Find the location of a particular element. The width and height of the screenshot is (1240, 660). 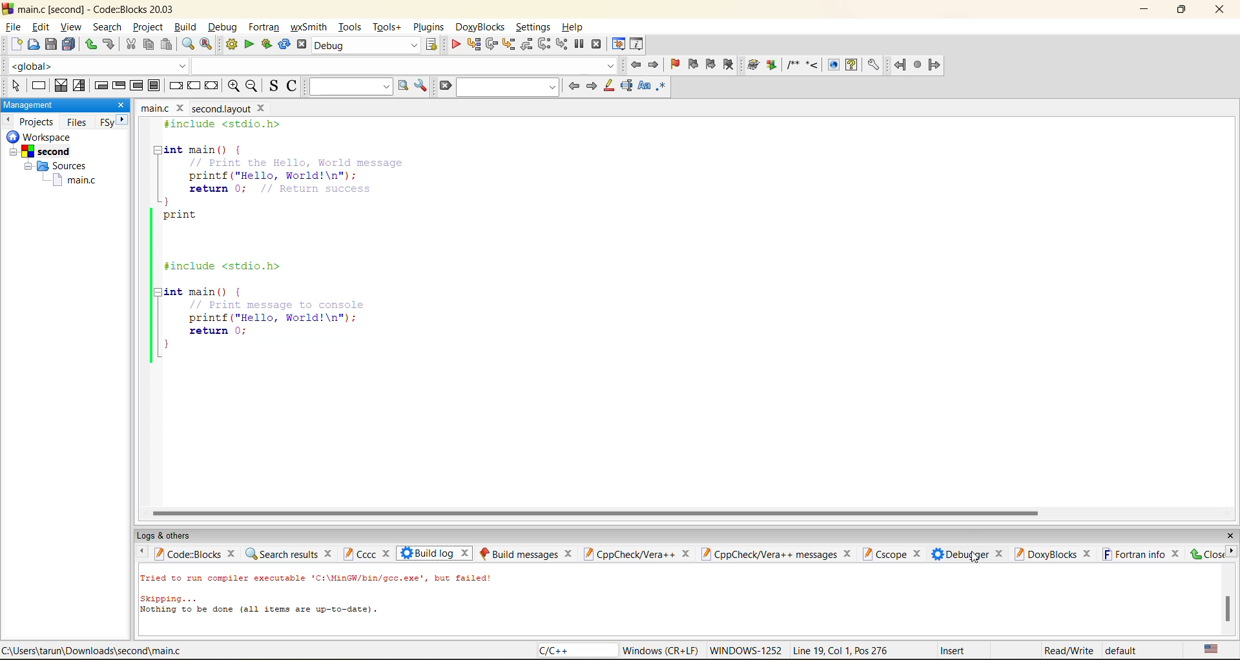

maximize is located at coordinates (1181, 10).